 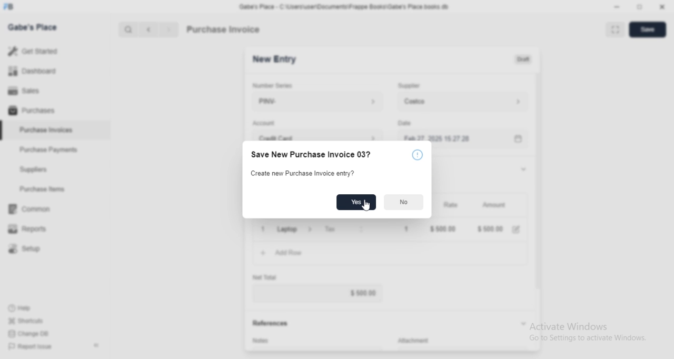 I want to click on Toggle between form and full width, so click(x=616, y=29).